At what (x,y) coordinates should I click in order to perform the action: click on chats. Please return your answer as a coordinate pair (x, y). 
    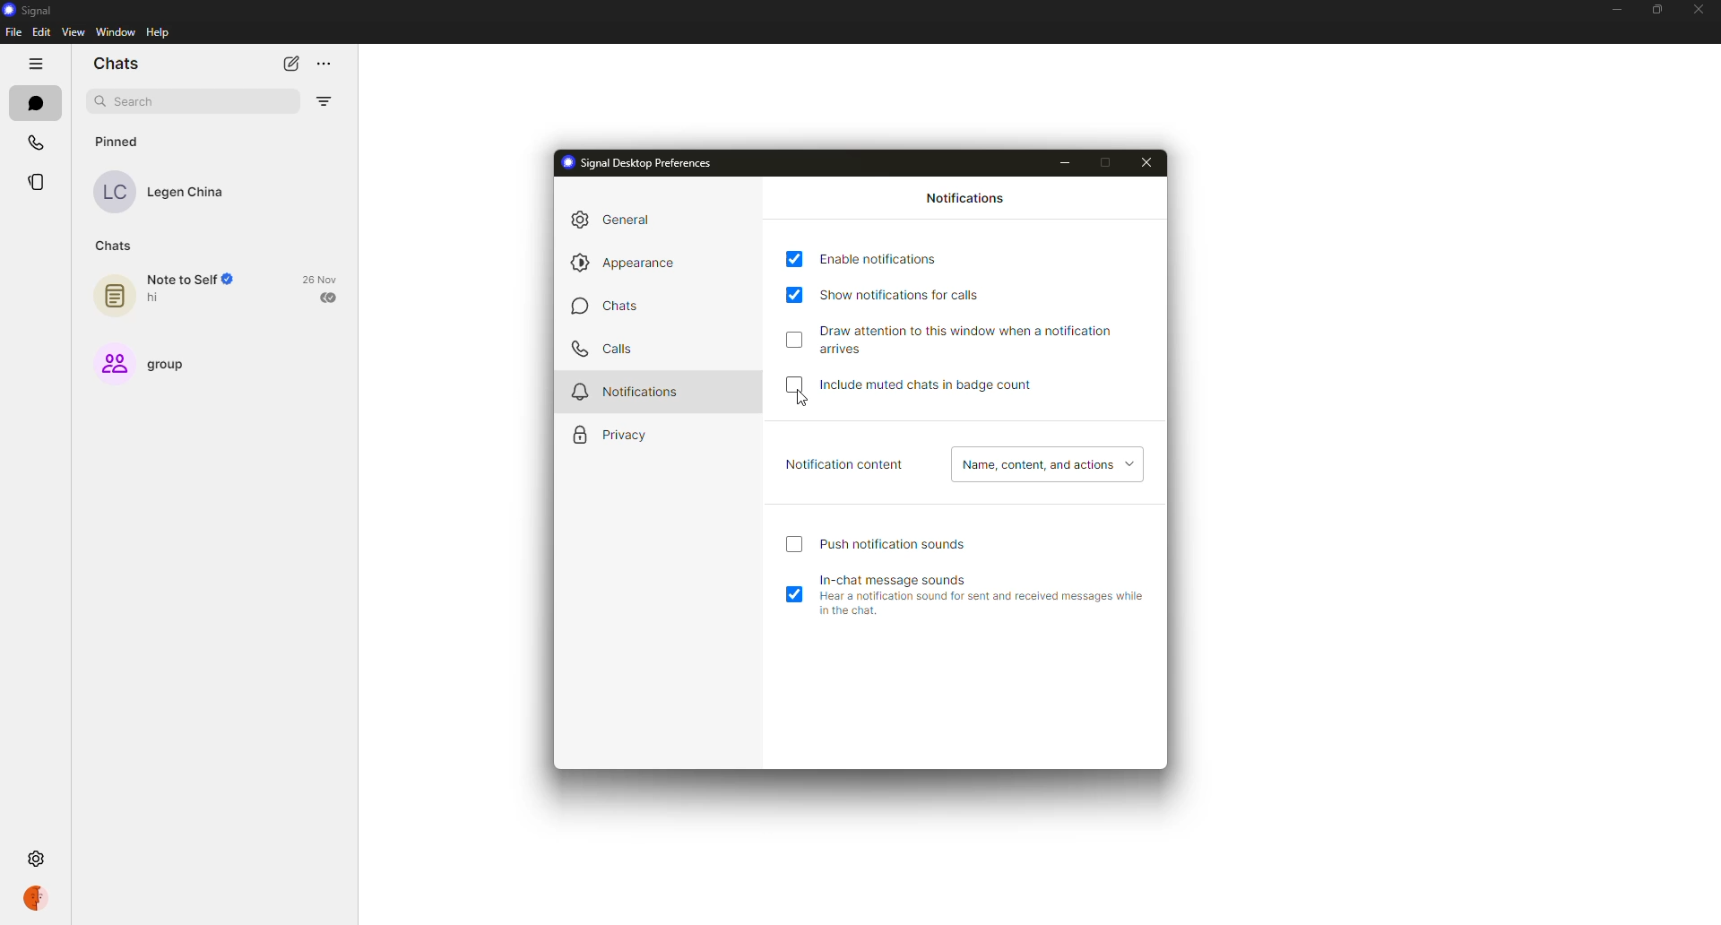
    Looking at the image, I should click on (35, 101).